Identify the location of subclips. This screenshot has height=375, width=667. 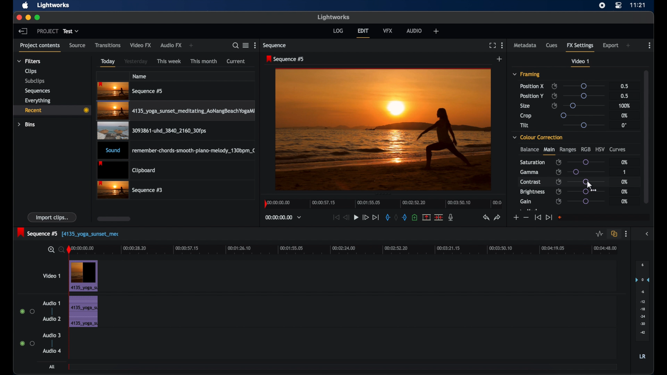
(35, 81).